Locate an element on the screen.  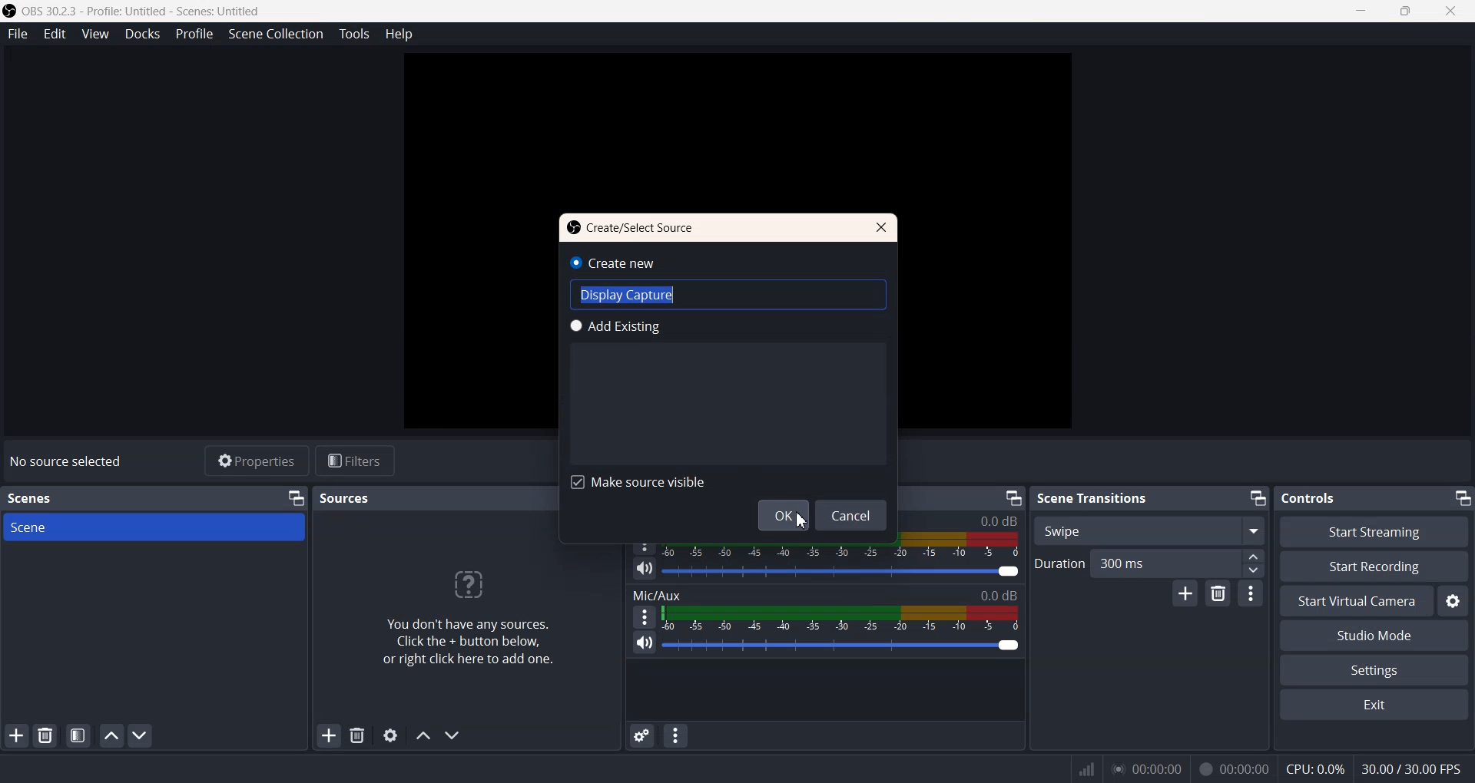
CPU: 0.3% is located at coordinates (1315, 768).